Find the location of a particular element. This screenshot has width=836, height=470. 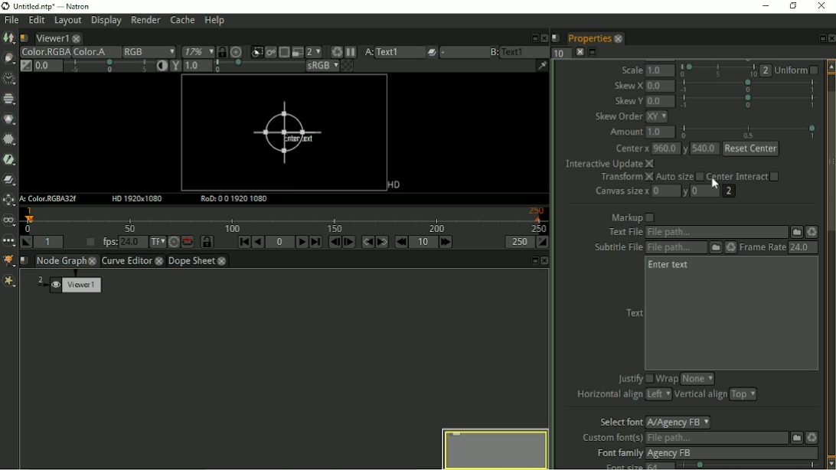

Image is located at coordinates (9, 39).